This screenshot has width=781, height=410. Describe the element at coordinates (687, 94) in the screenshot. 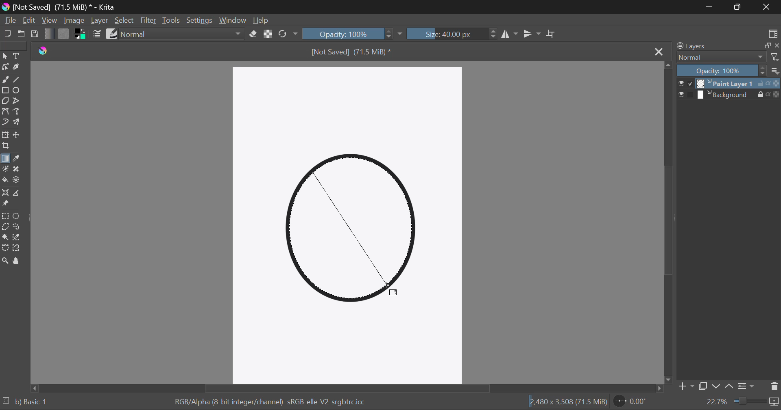

I see `checkbox` at that location.